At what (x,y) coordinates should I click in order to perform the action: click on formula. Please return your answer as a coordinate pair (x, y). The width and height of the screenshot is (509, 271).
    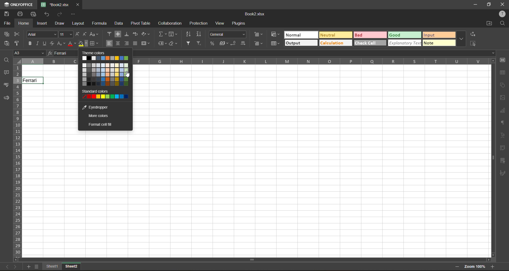
    Looking at the image, I should click on (99, 23).